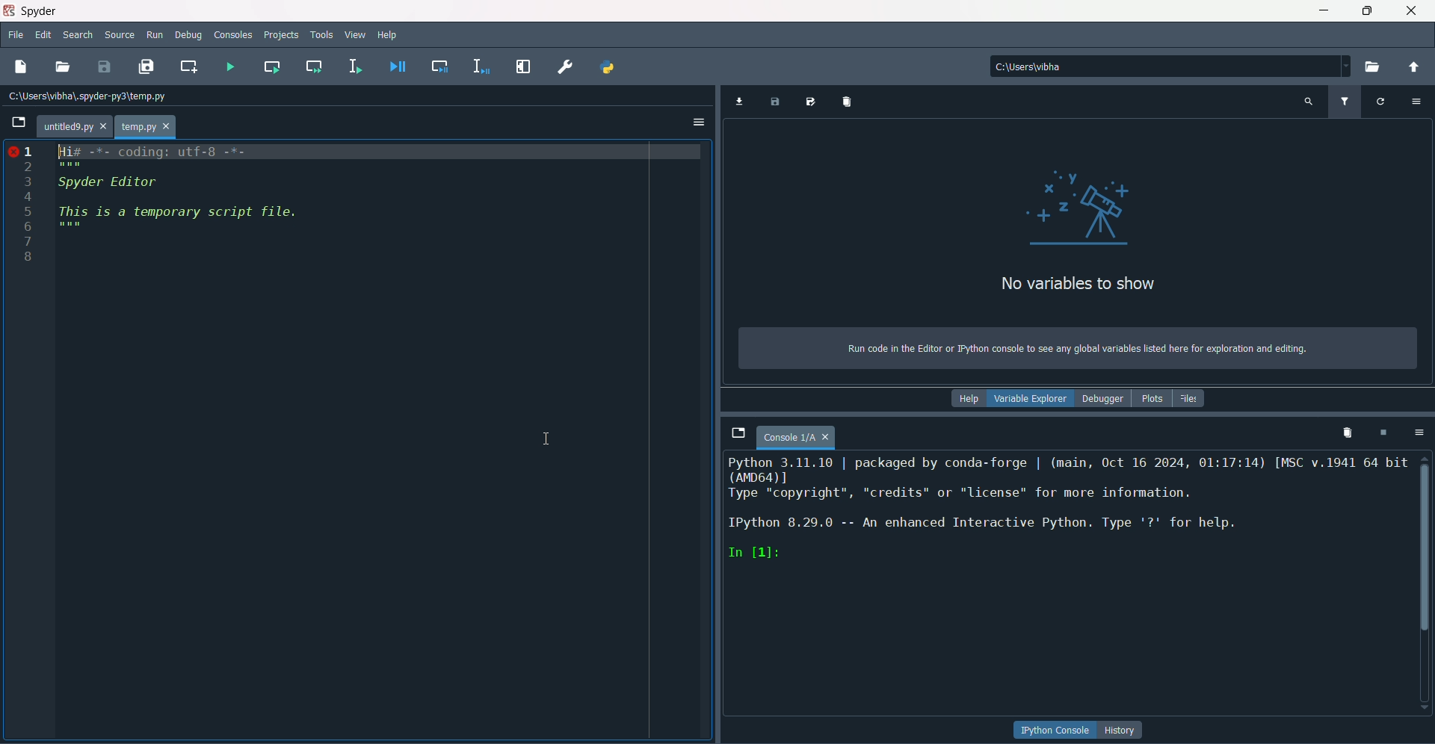 This screenshot has width=1435, height=744. Describe the element at coordinates (313, 65) in the screenshot. I see `run current and go to next` at that location.